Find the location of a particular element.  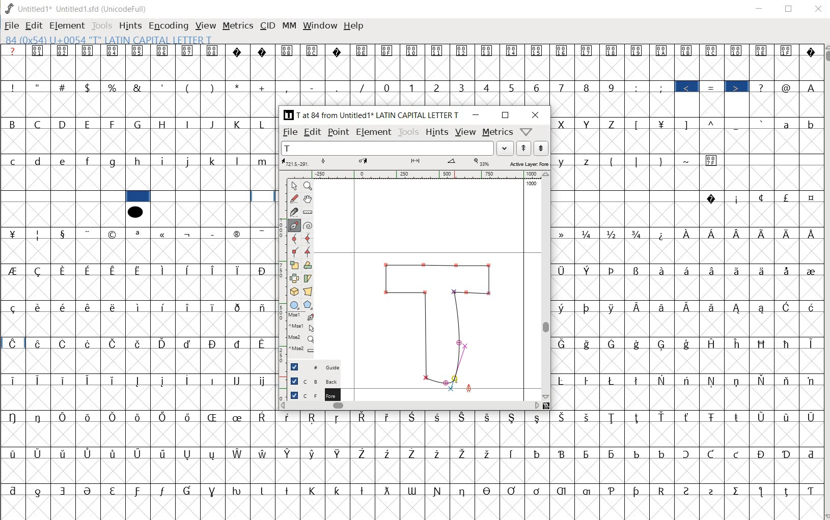

Symbol is located at coordinates (614, 344).